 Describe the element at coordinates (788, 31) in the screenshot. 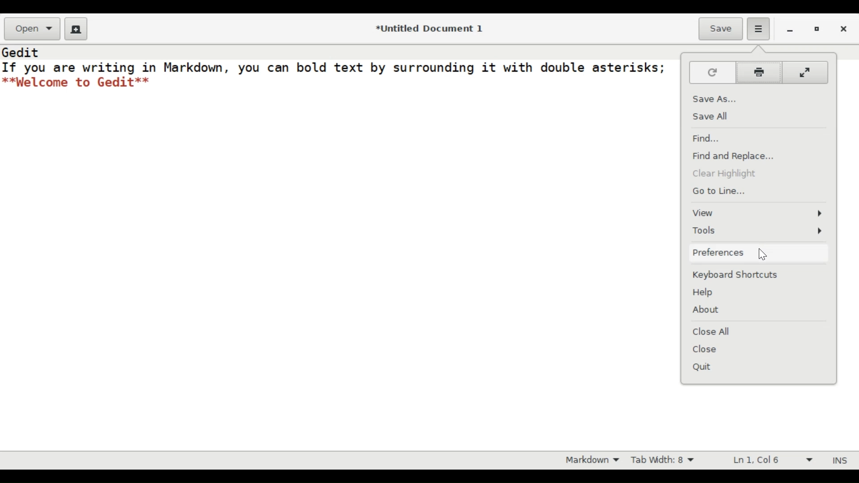

I see `minimize` at that location.